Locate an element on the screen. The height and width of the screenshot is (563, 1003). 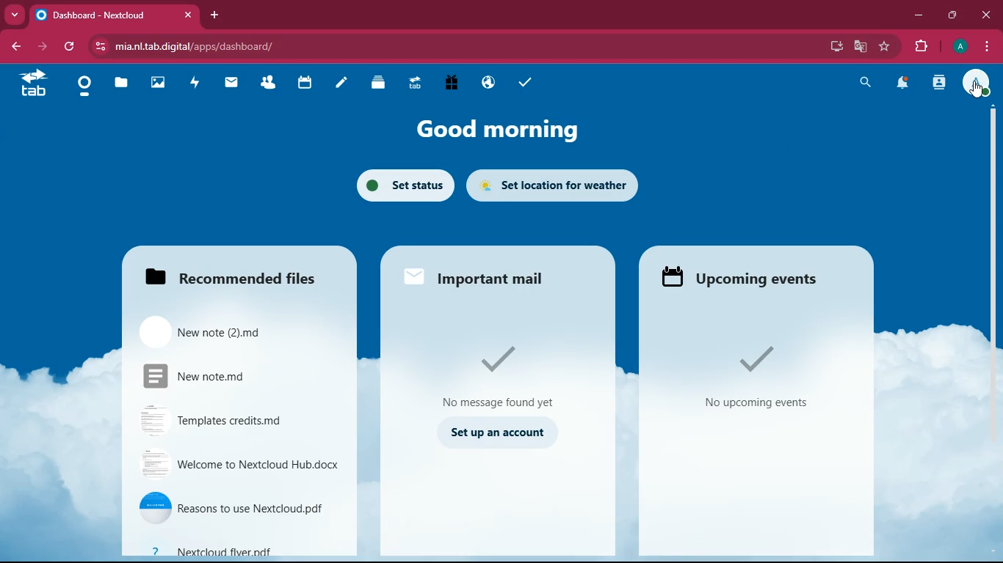
file is located at coordinates (219, 331).